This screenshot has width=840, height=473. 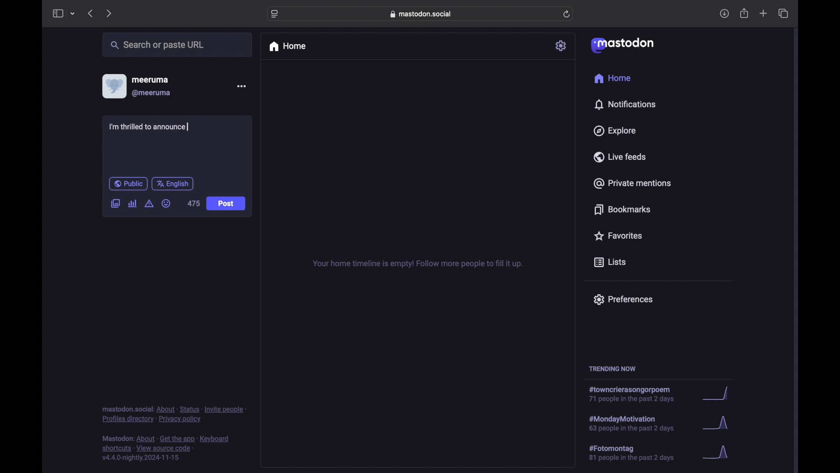 What do you see at coordinates (635, 394) in the screenshot?
I see `hashtag trend` at bounding box center [635, 394].